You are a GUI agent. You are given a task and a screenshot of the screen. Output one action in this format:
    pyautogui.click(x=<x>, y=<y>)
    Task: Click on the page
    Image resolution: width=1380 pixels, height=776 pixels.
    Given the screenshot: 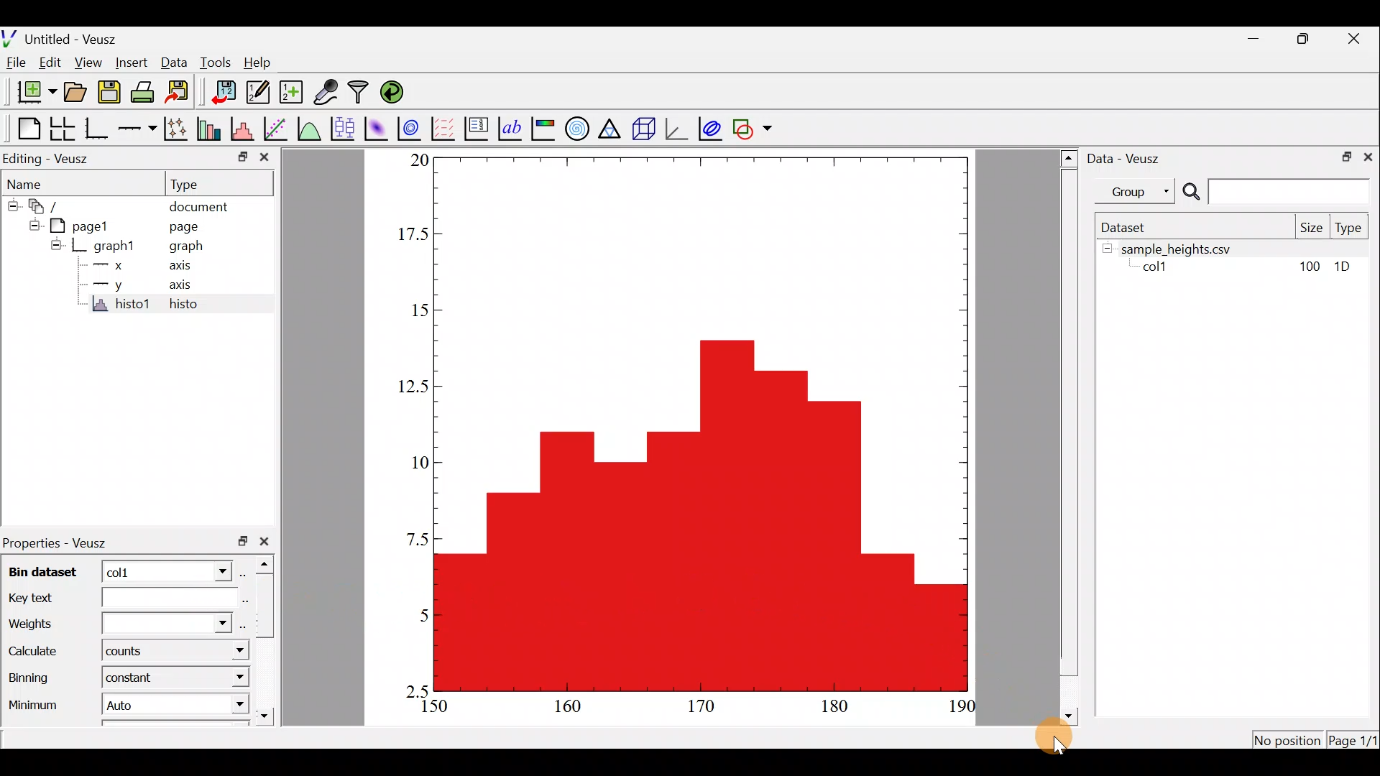 What is the action you would take?
    pyautogui.click(x=186, y=228)
    